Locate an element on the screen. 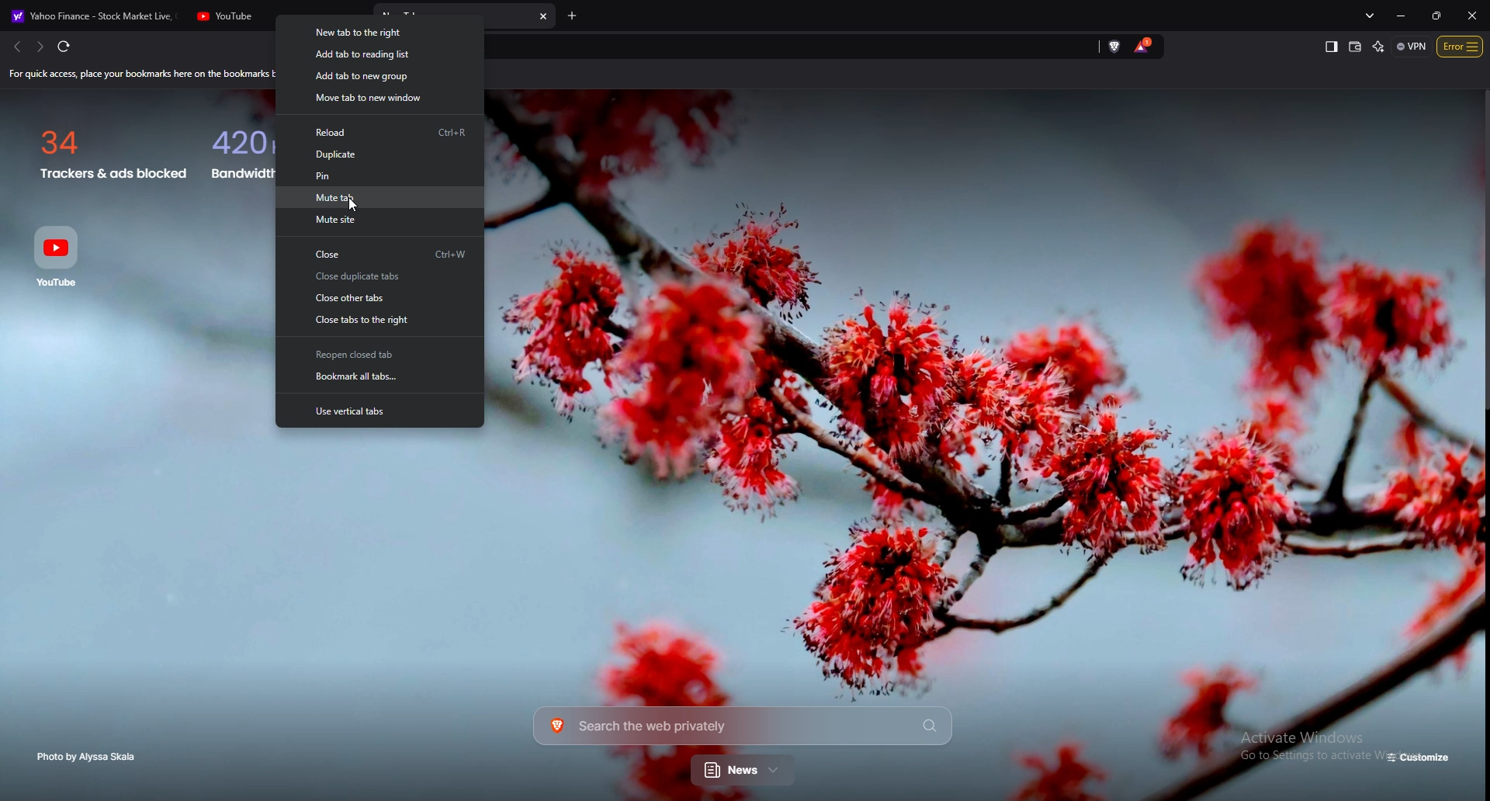 This screenshot has width=1490, height=801. Yahoo Finance - Stock Market is located at coordinates (93, 16).